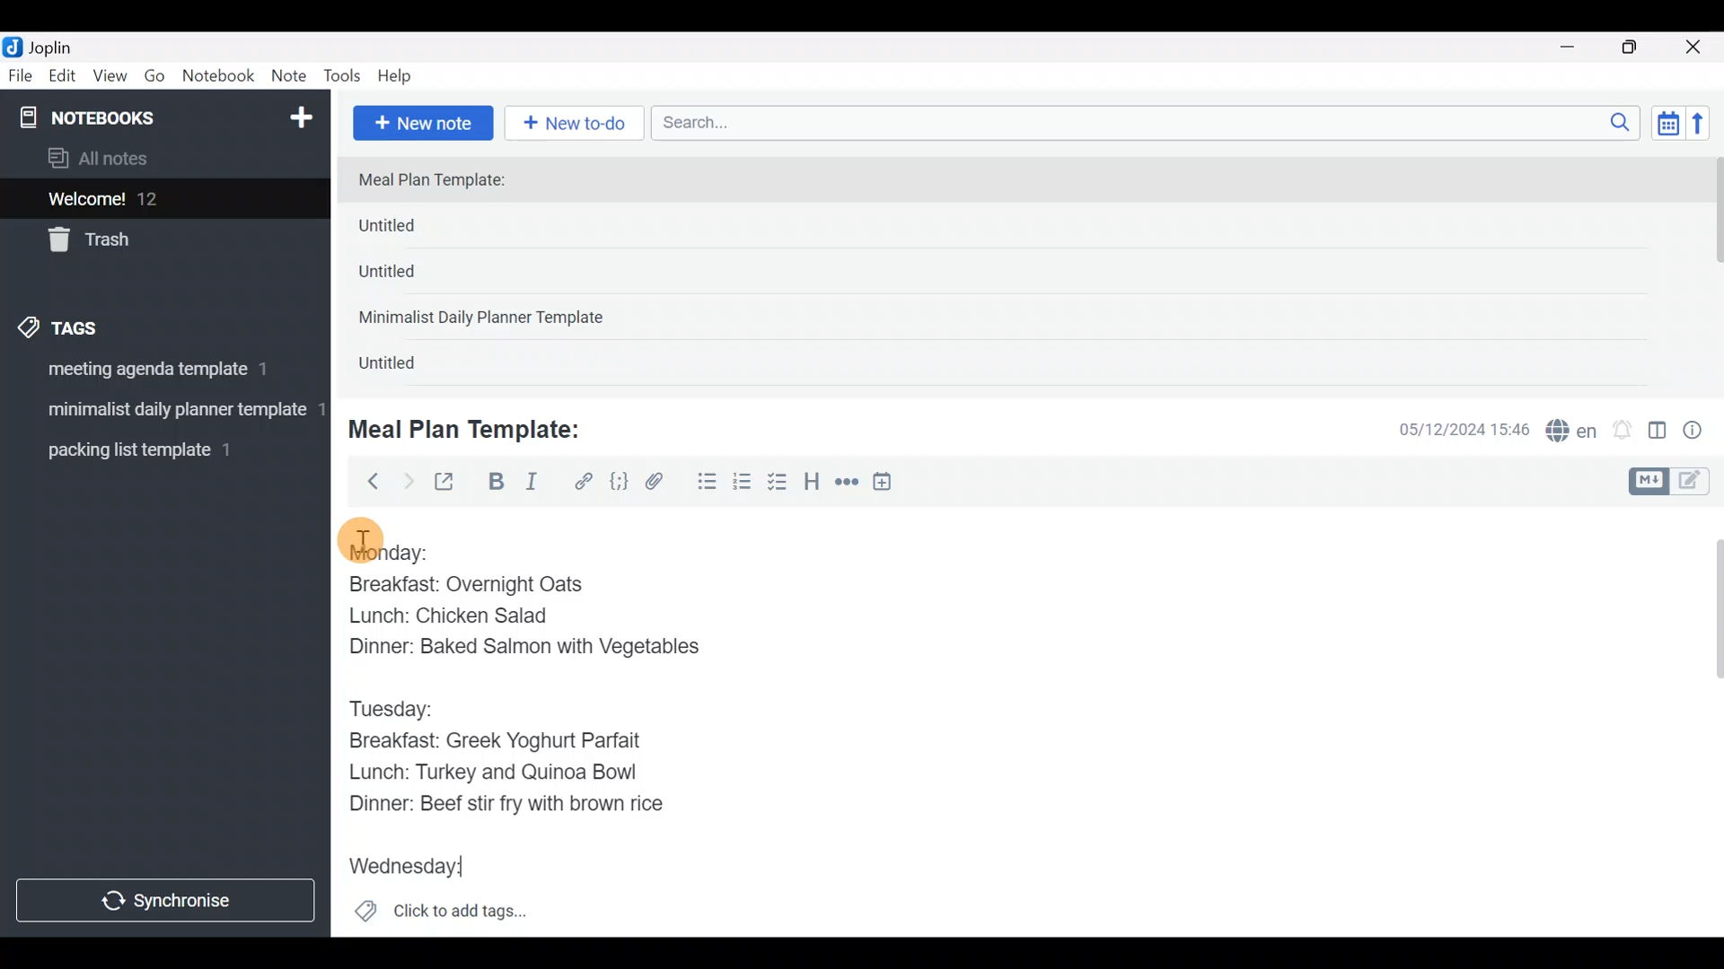 Image resolution: width=1724 pixels, height=969 pixels. What do you see at coordinates (743, 485) in the screenshot?
I see `Numbered list` at bounding box center [743, 485].